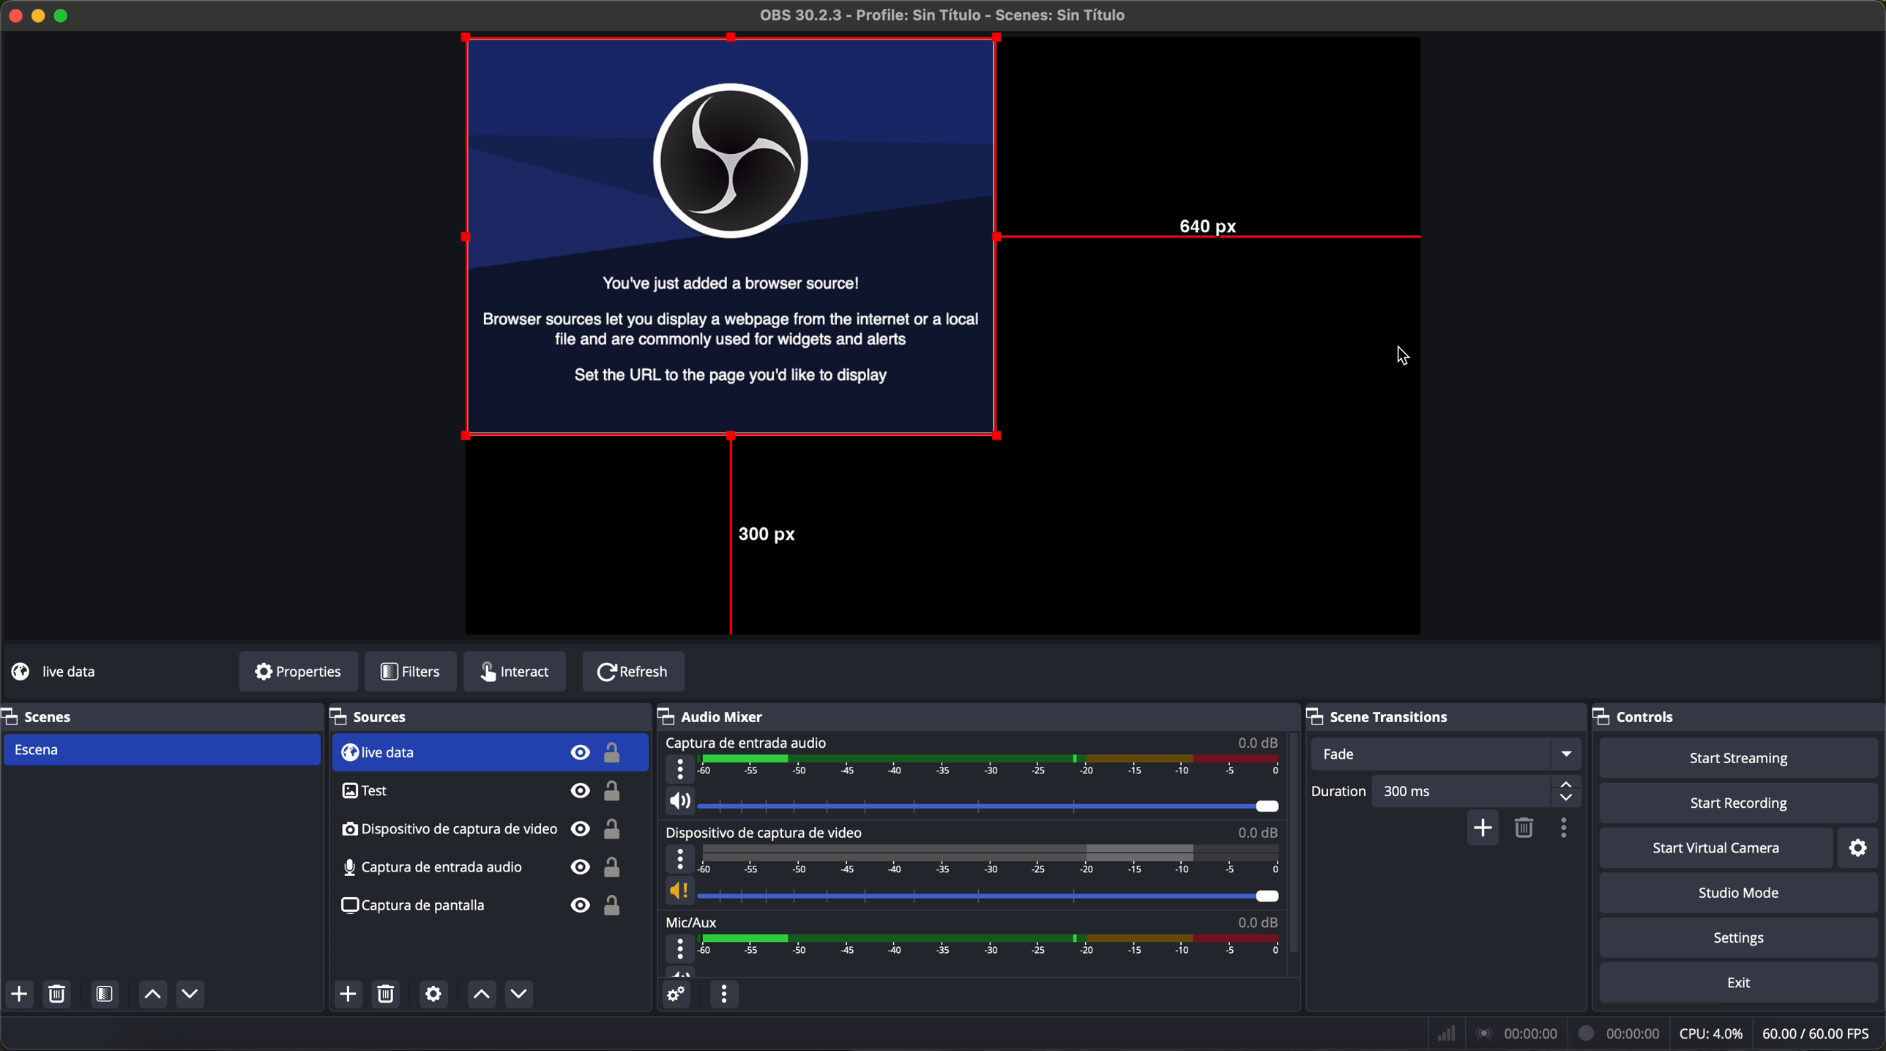 The image size is (1886, 1051). Describe the element at coordinates (678, 859) in the screenshot. I see `more options` at that location.